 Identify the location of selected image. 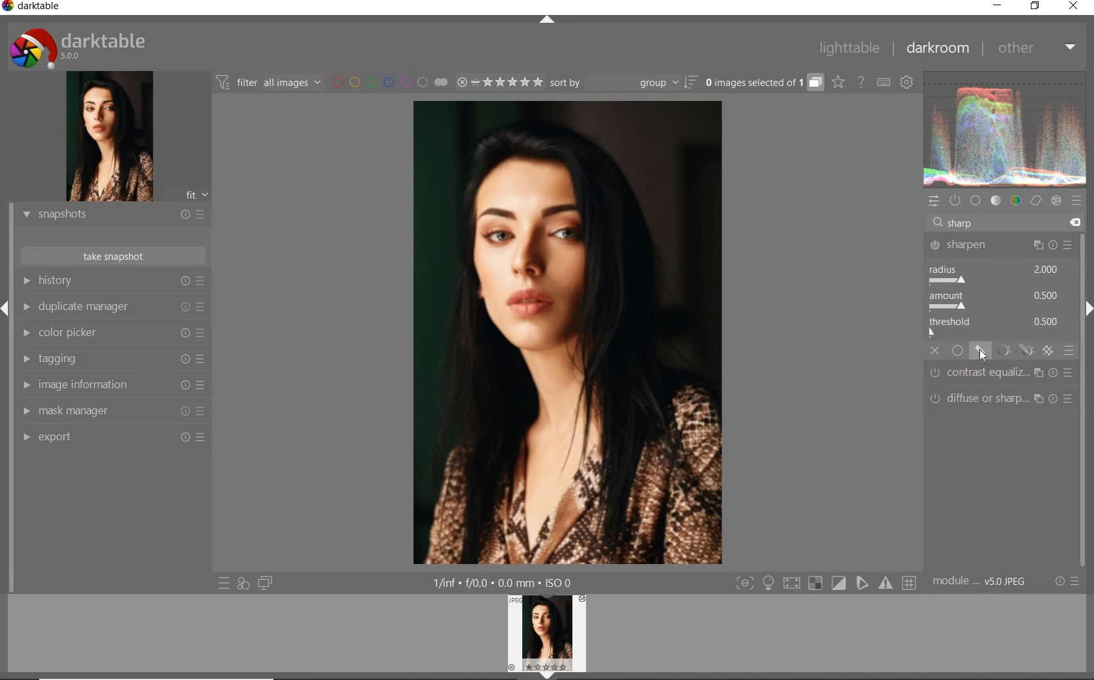
(568, 333).